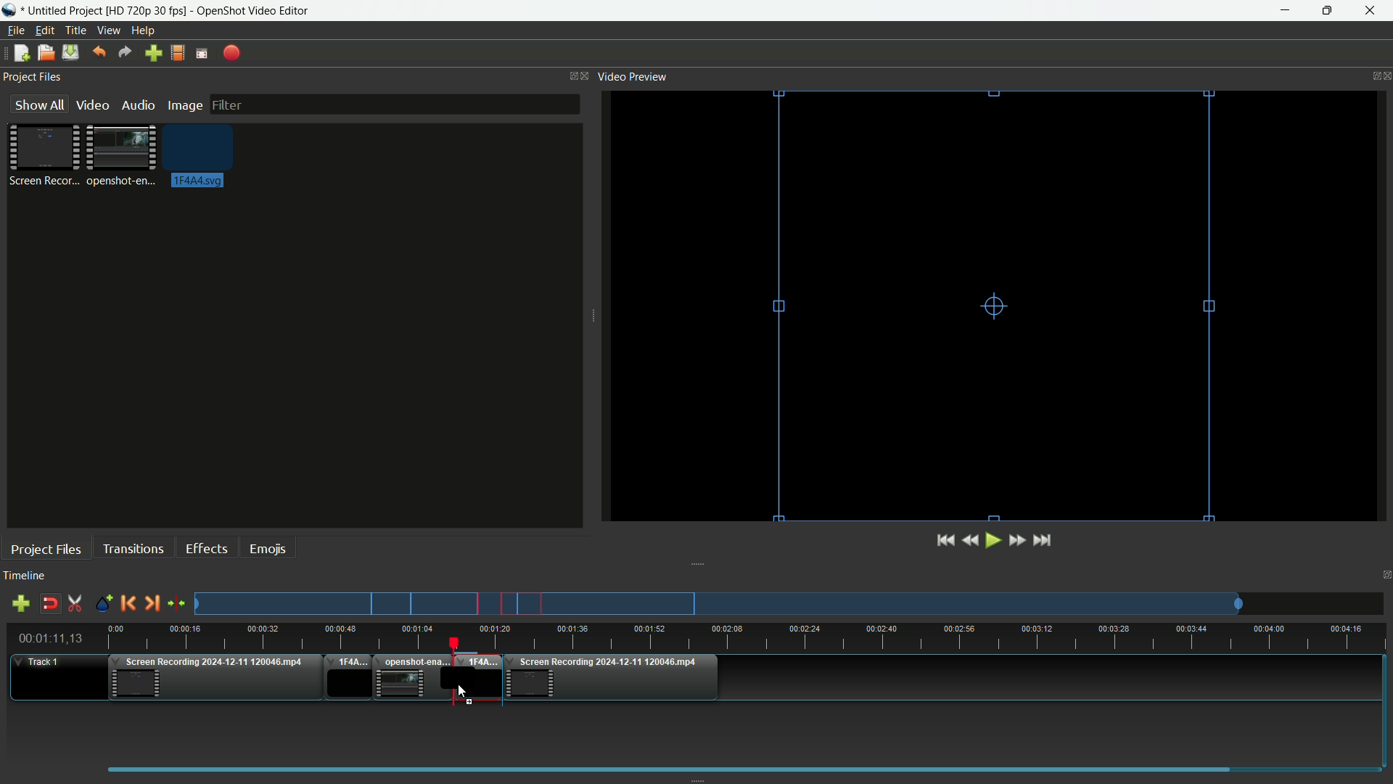  I want to click on cursor, so click(459, 693).